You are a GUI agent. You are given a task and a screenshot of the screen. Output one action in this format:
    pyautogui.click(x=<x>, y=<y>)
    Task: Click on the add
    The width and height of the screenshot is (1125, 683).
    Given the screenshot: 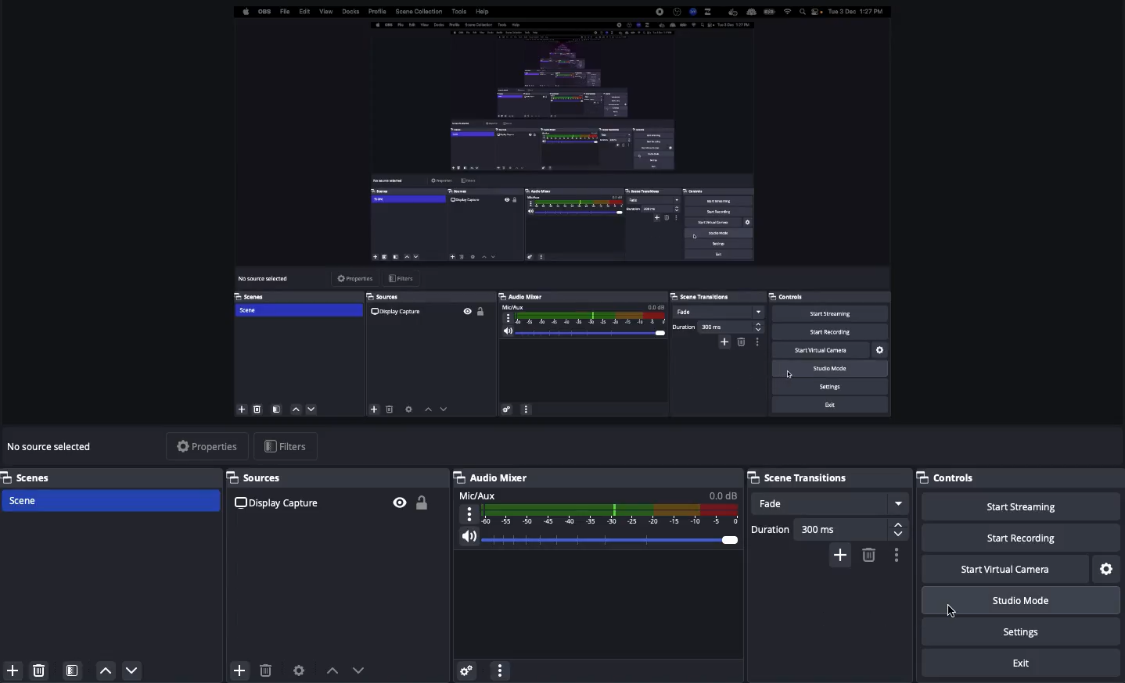 What is the action you would take?
    pyautogui.click(x=11, y=671)
    